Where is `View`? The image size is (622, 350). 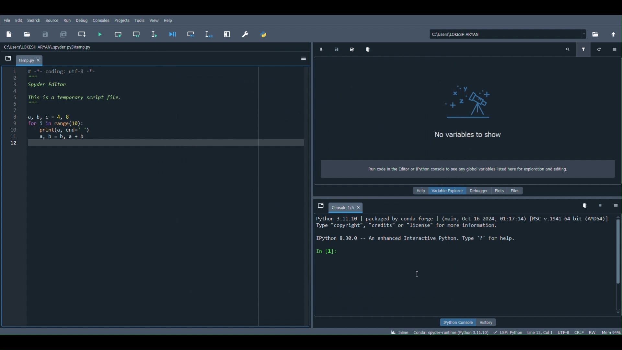 View is located at coordinates (154, 20).